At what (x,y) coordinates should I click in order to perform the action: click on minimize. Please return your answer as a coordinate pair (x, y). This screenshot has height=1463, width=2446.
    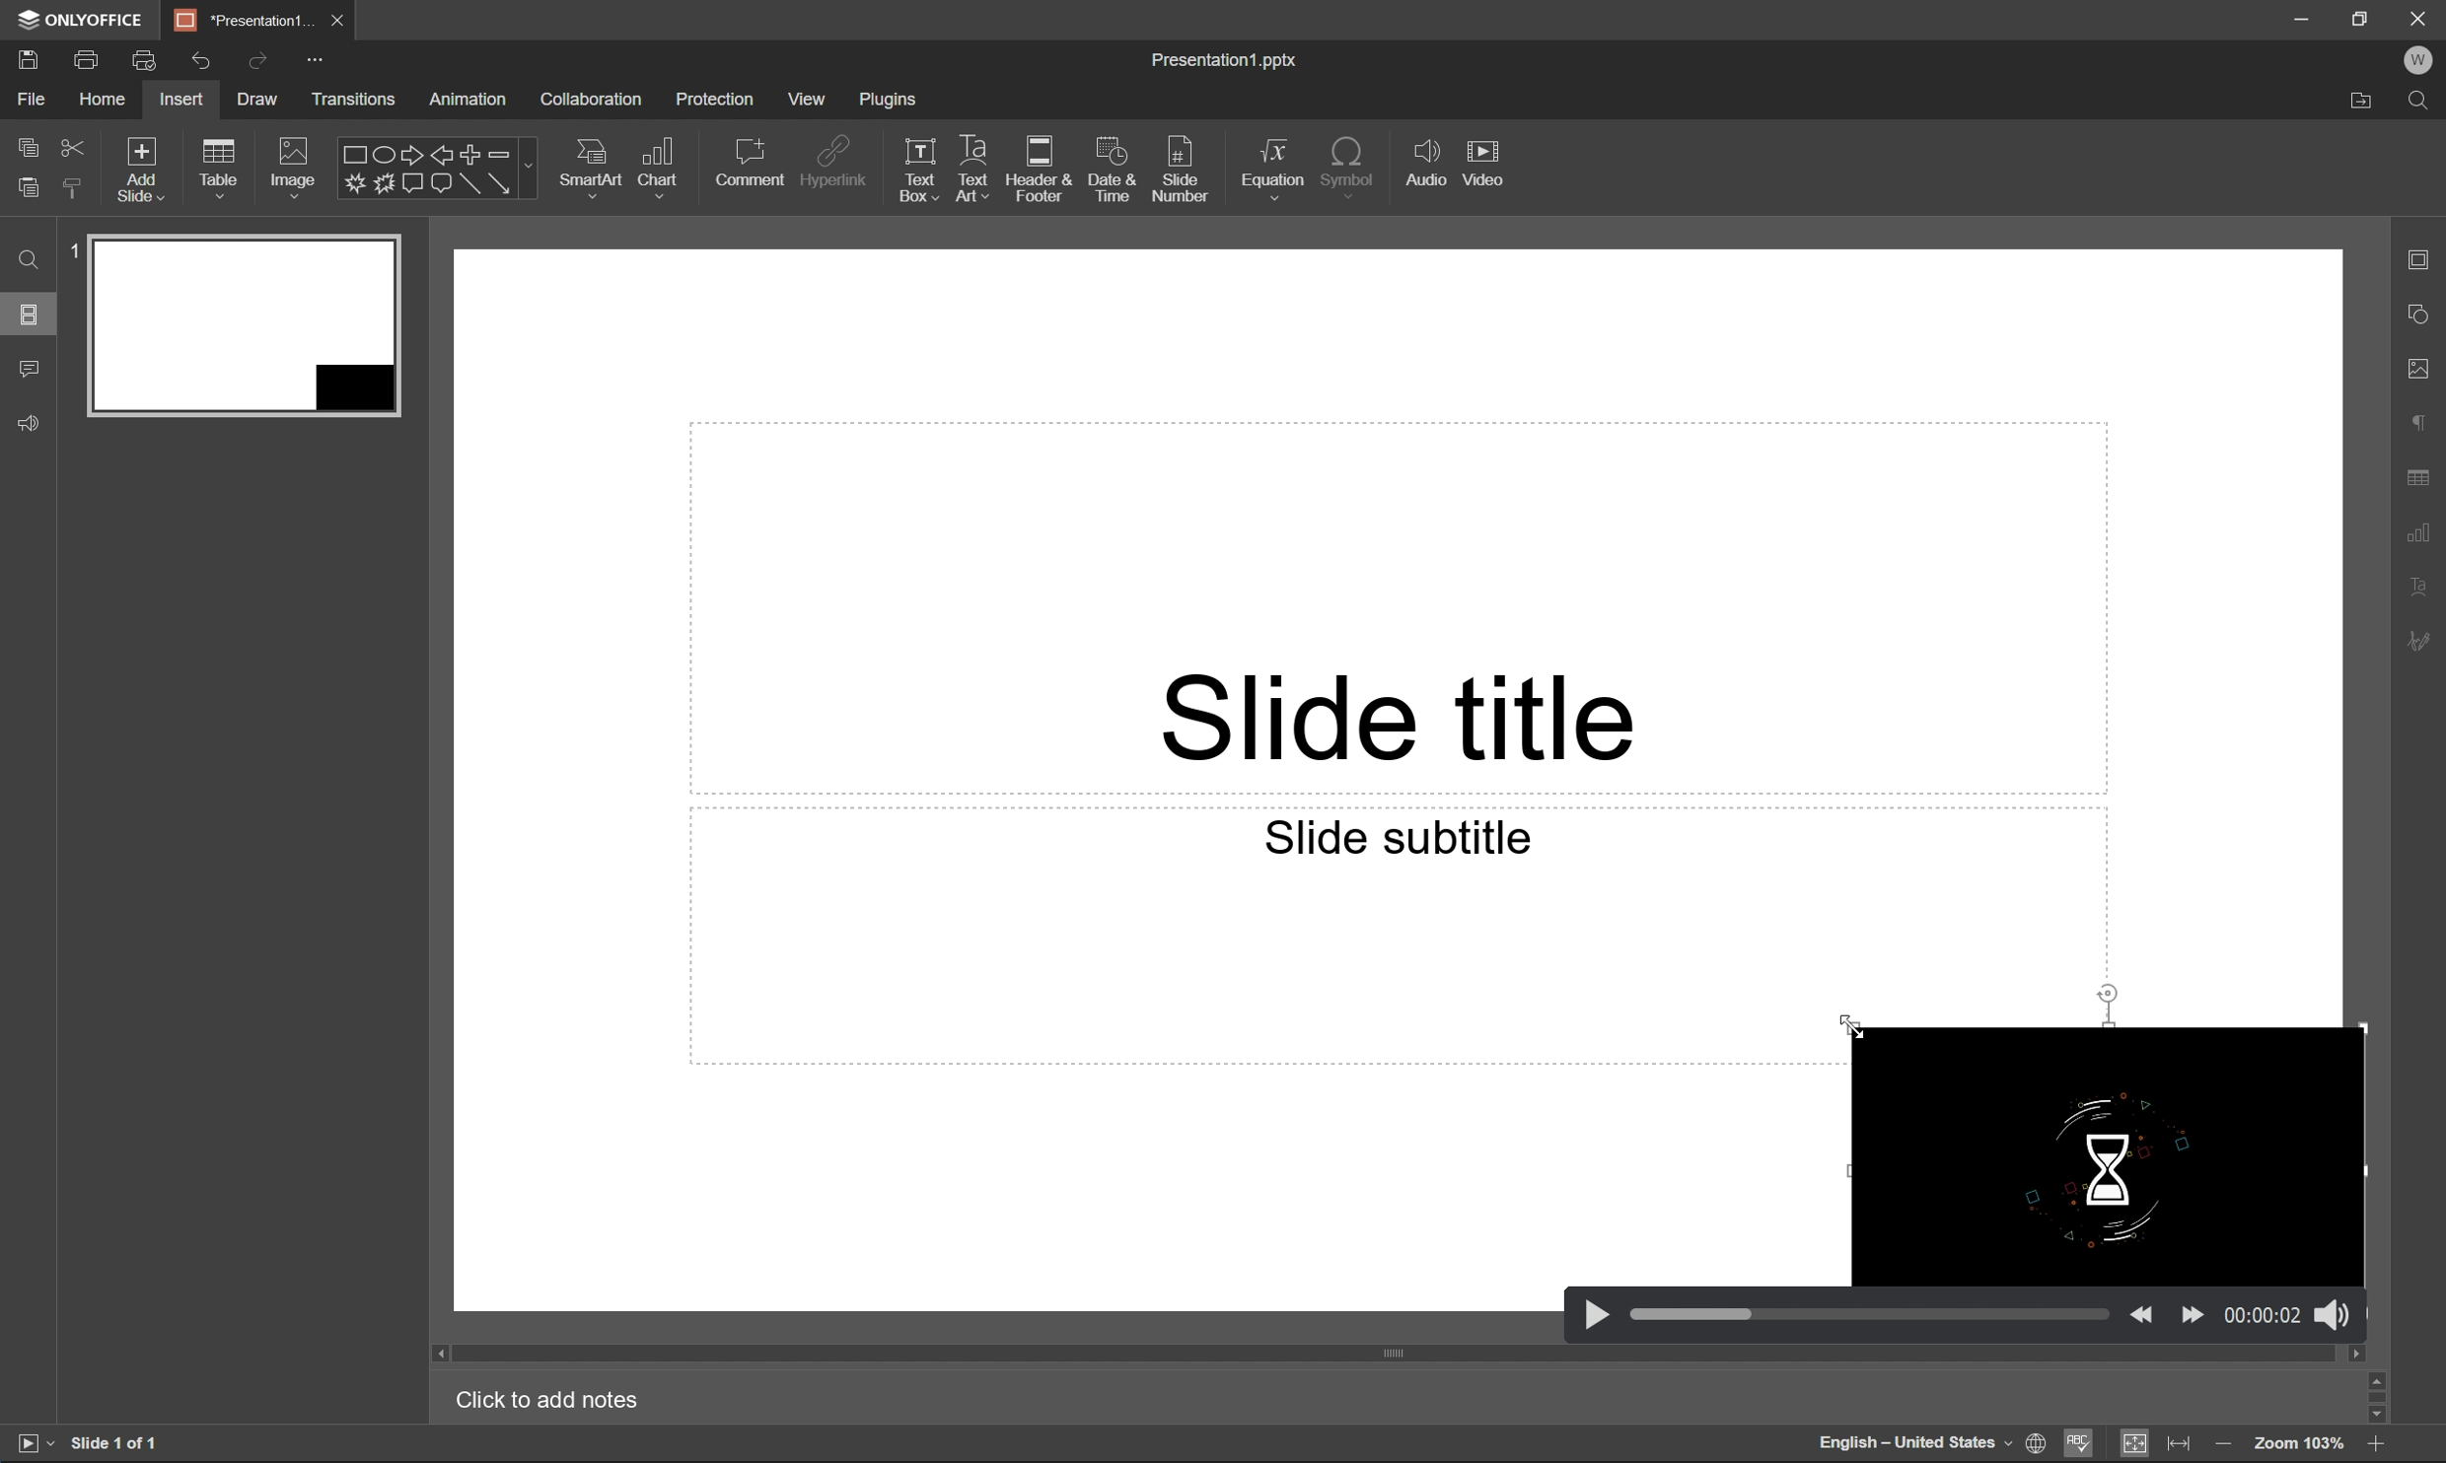
    Looking at the image, I should click on (2298, 16).